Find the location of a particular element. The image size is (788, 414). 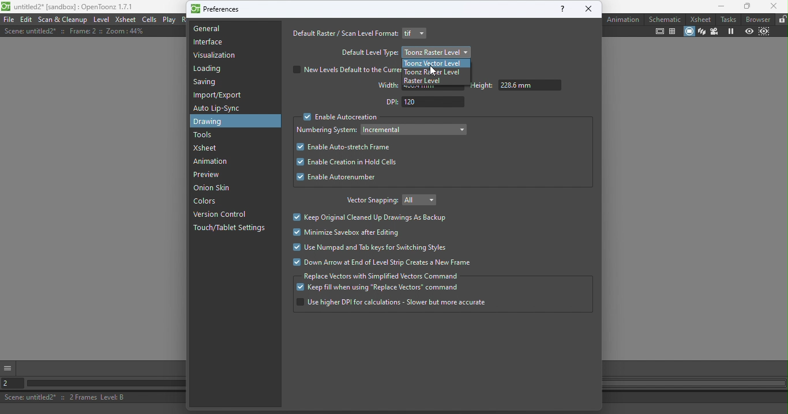

Cells is located at coordinates (149, 20).